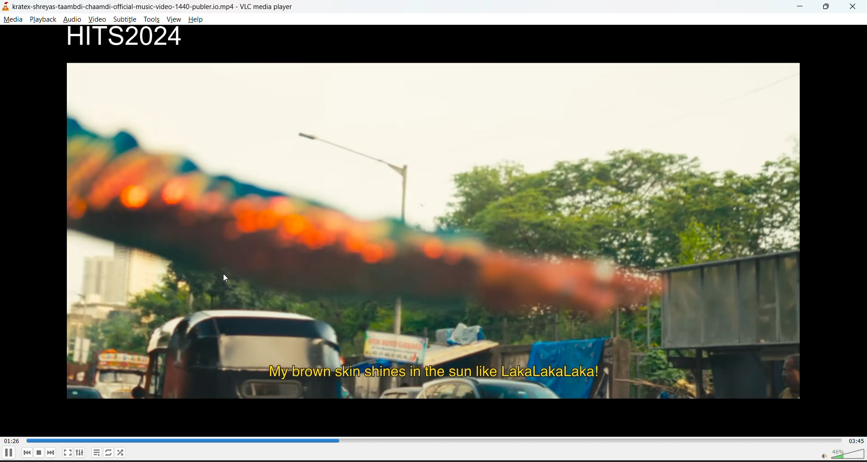 The image size is (867, 462). I want to click on view, so click(175, 20).